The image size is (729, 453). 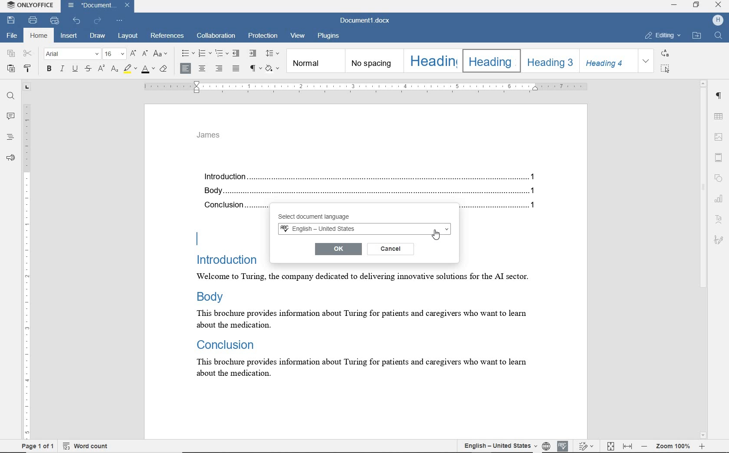 What do you see at coordinates (99, 36) in the screenshot?
I see `draw` at bounding box center [99, 36].